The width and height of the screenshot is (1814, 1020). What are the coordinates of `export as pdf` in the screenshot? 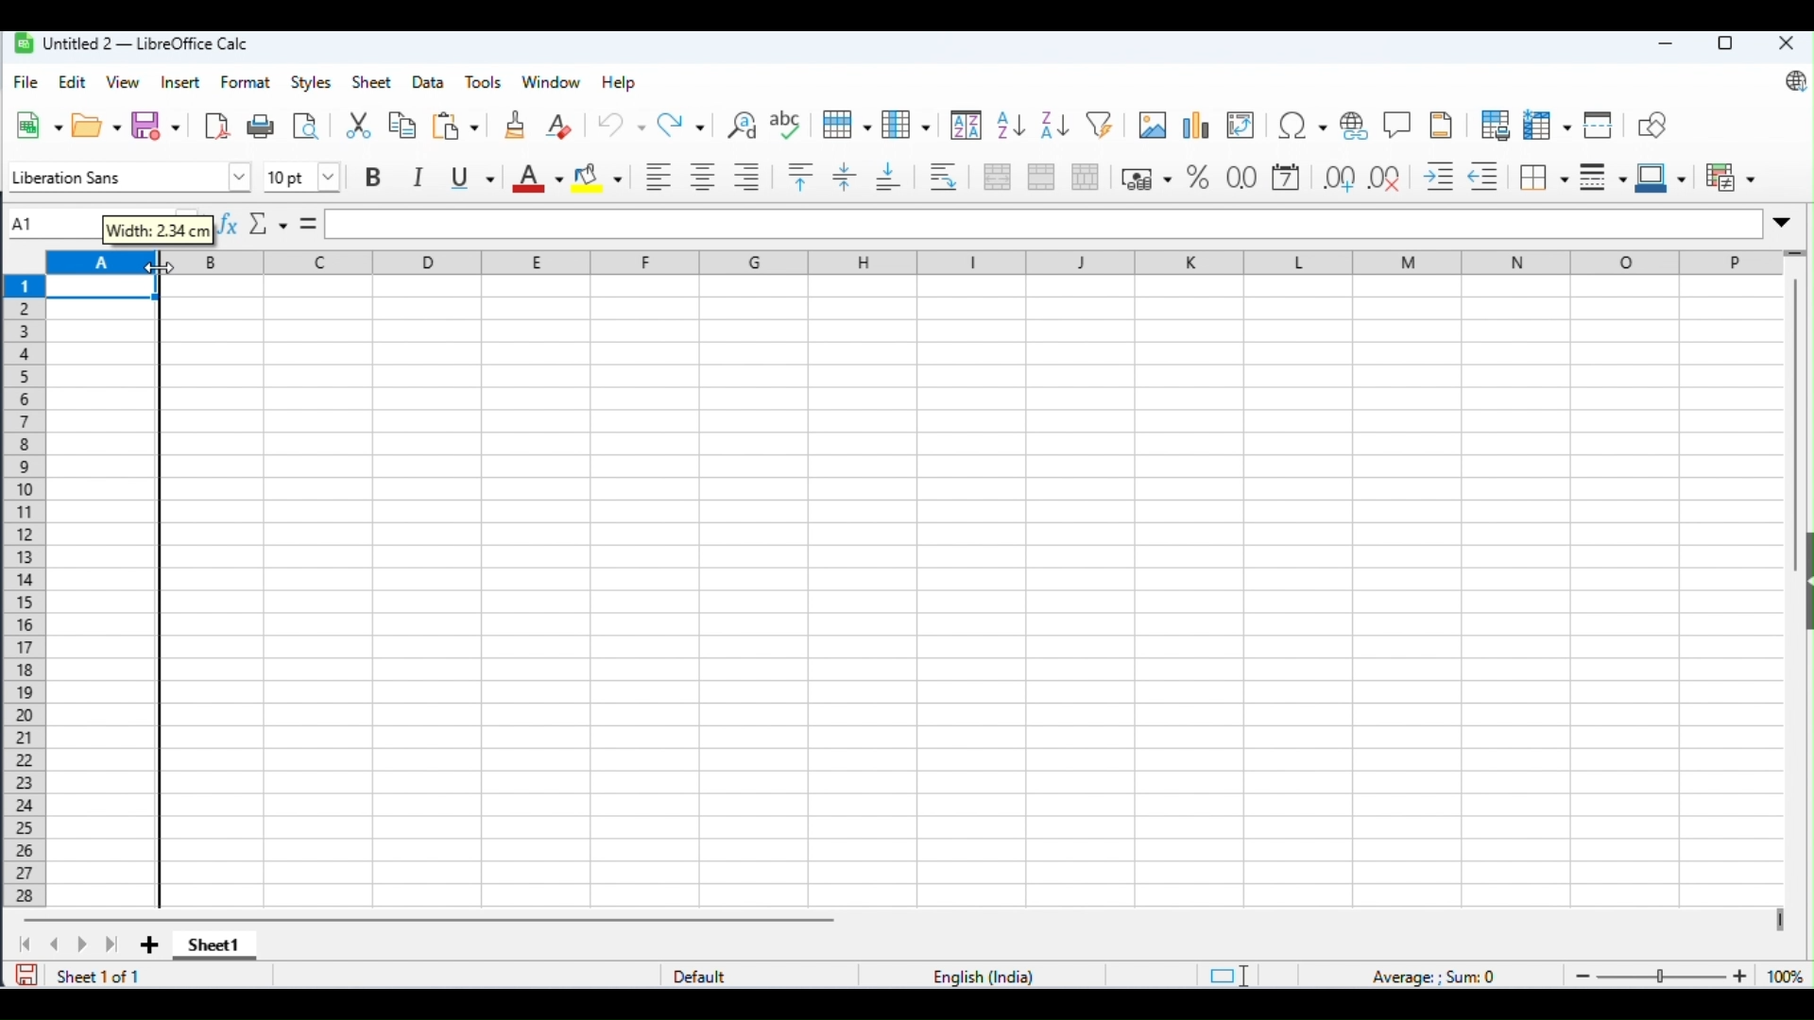 It's located at (216, 124).